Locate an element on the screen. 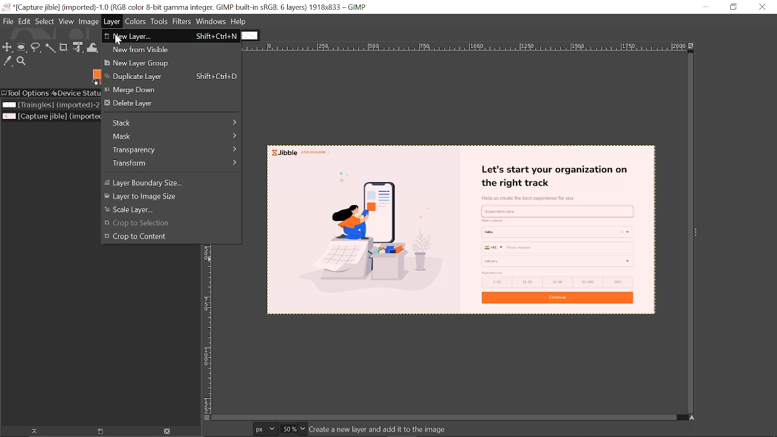  Unified transform tool is located at coordinates (78, 47).